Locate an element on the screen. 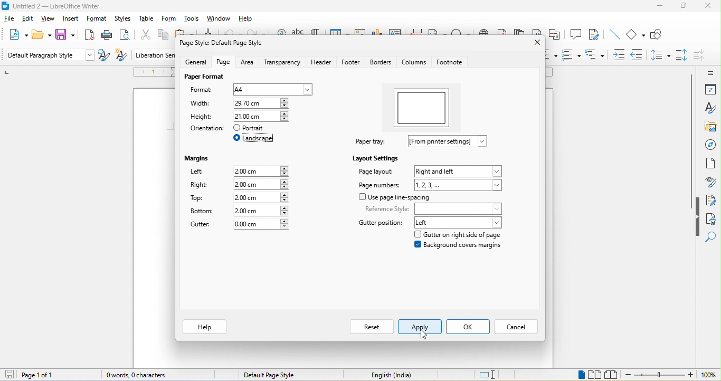  columns is located at coordinates (413, 62).